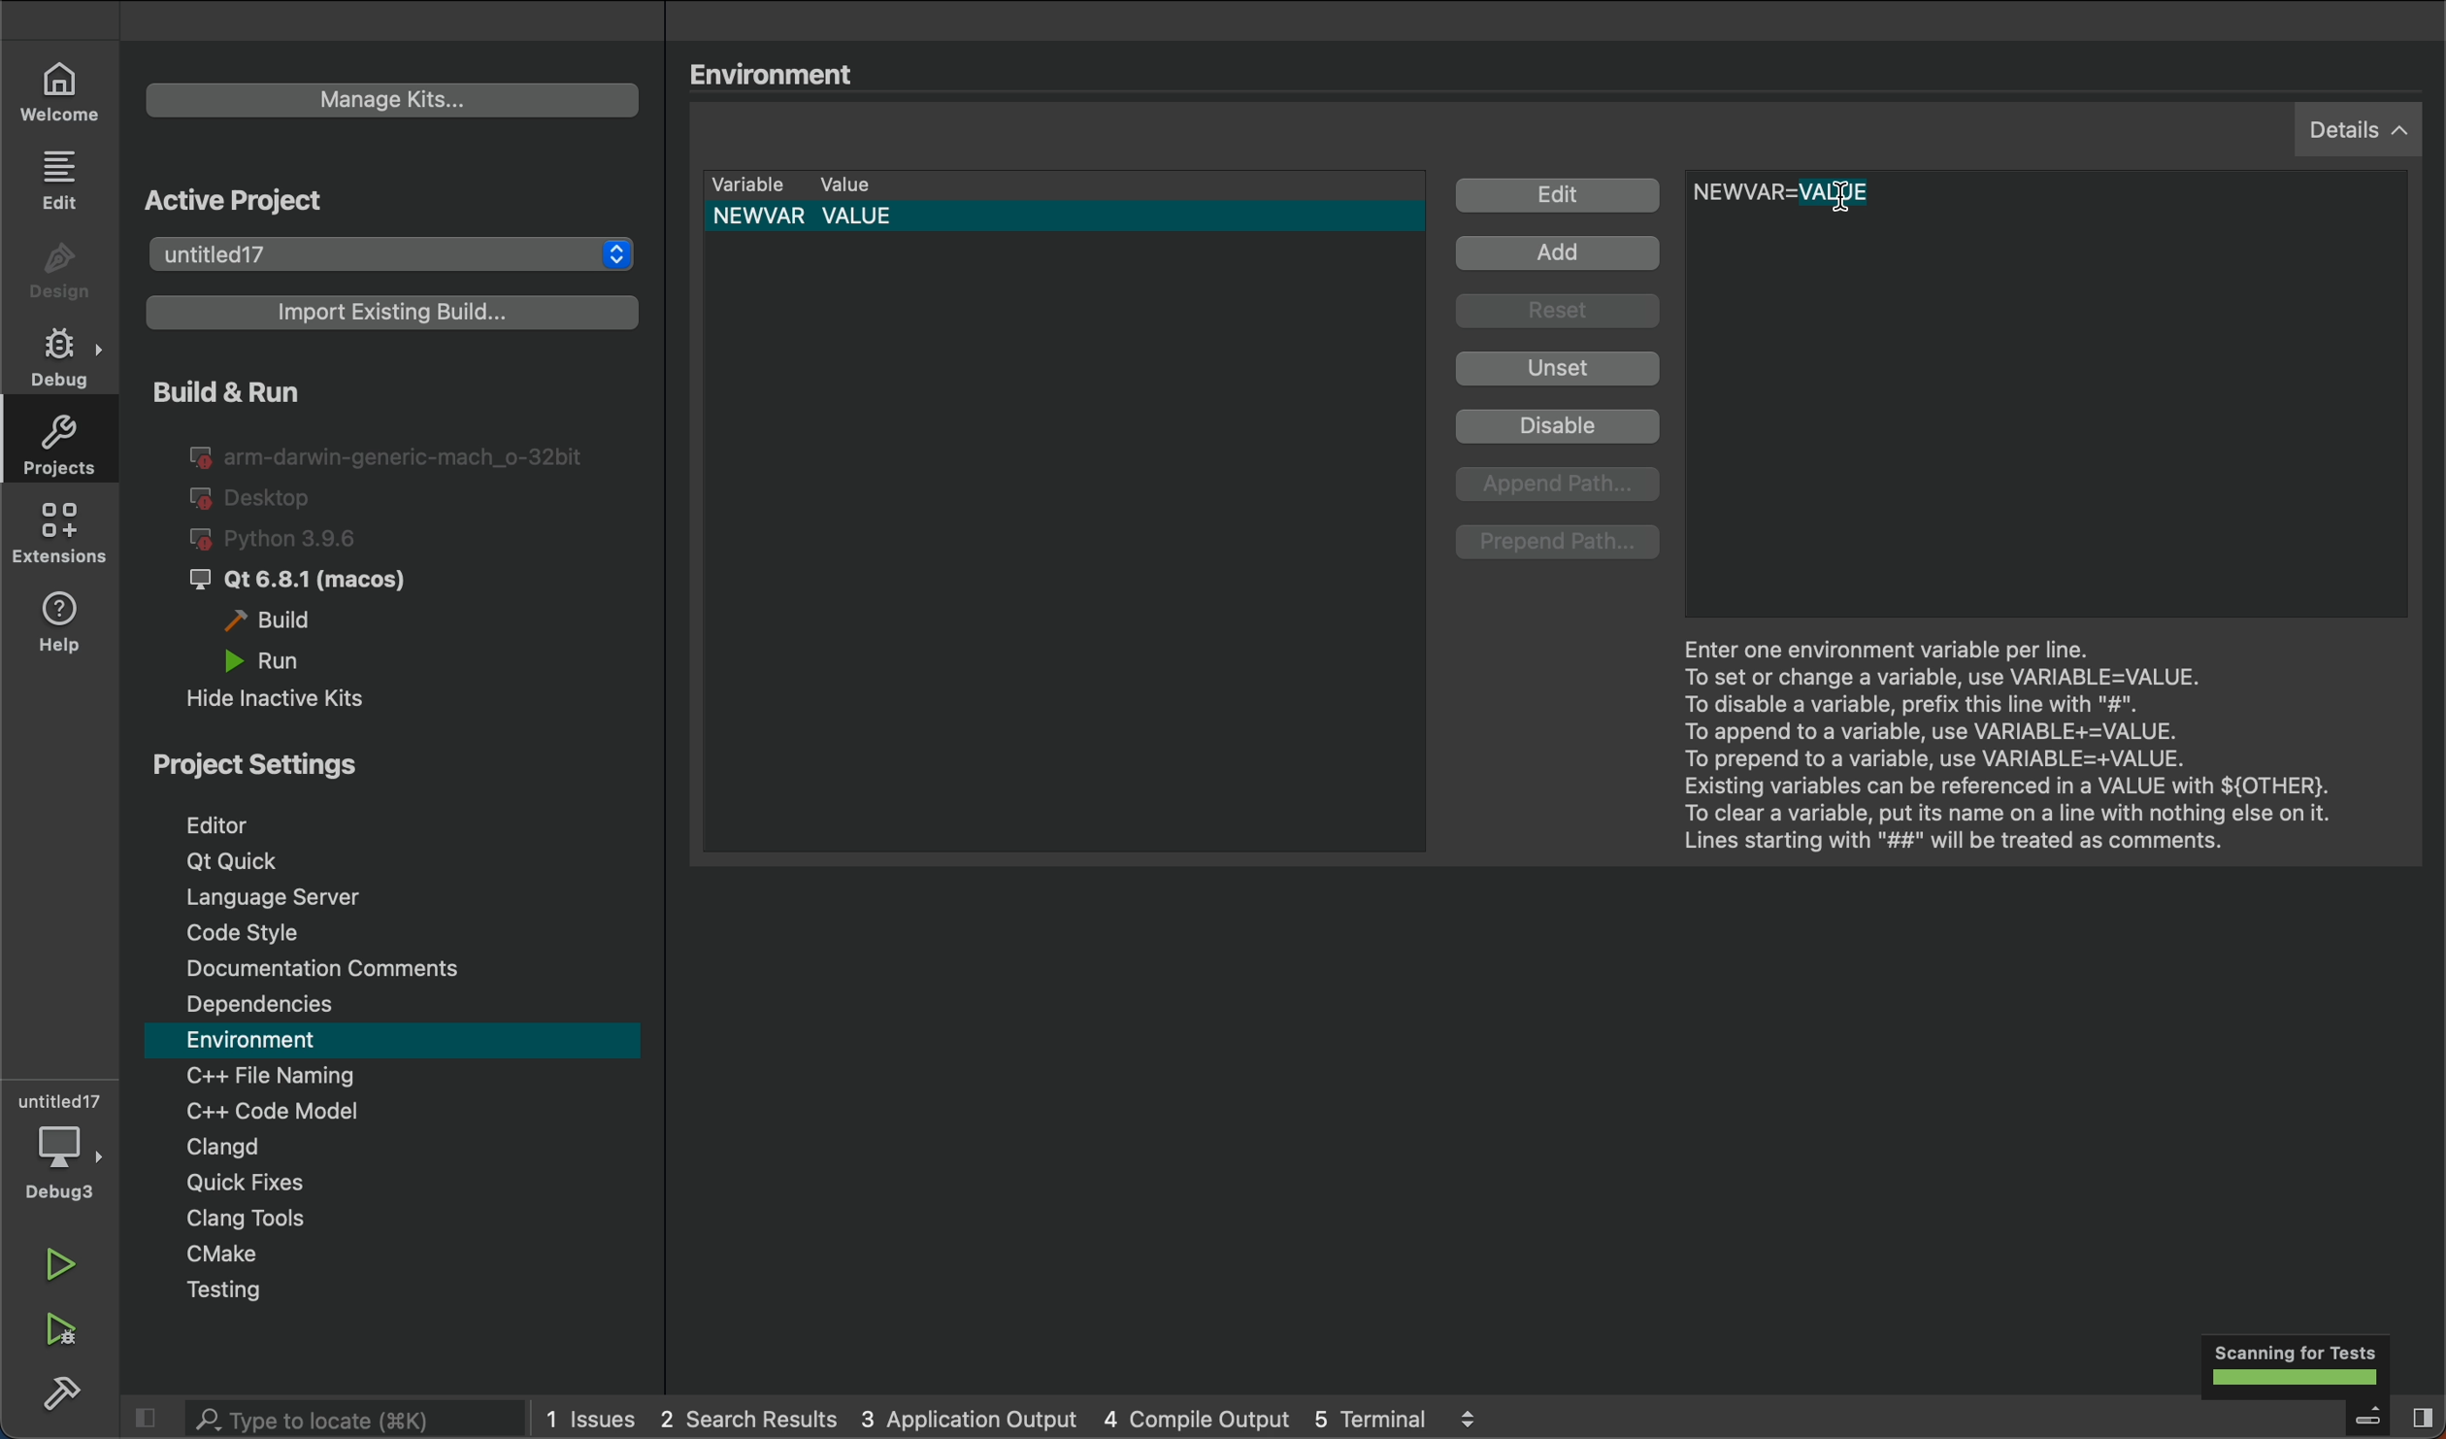 The image size is (2446, 1439). I want to click on run, so click(297, 659).